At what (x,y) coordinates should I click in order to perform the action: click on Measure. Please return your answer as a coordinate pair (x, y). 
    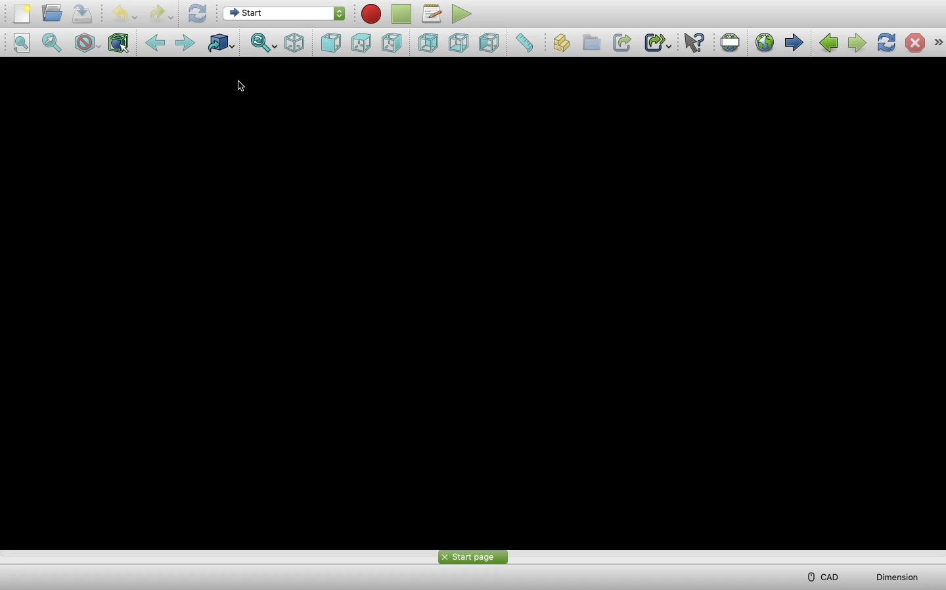
    Looking at the image, I should click on (526, 43).